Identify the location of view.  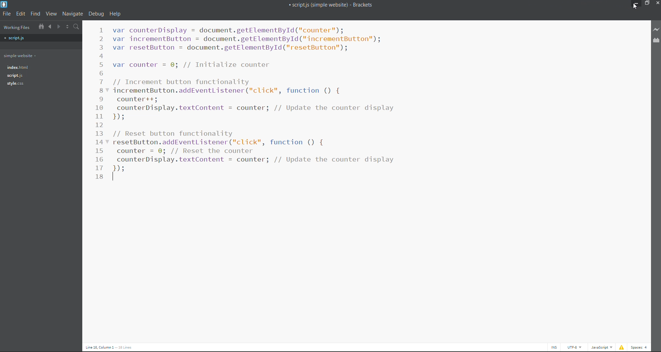
(51, 13).